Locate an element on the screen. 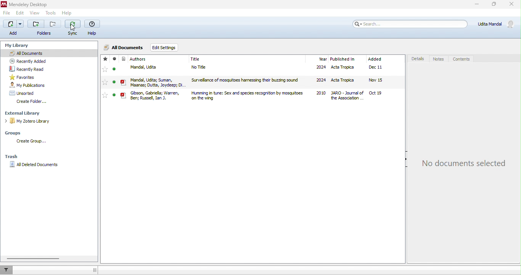  cursor  is located at coordinates (75, 28).